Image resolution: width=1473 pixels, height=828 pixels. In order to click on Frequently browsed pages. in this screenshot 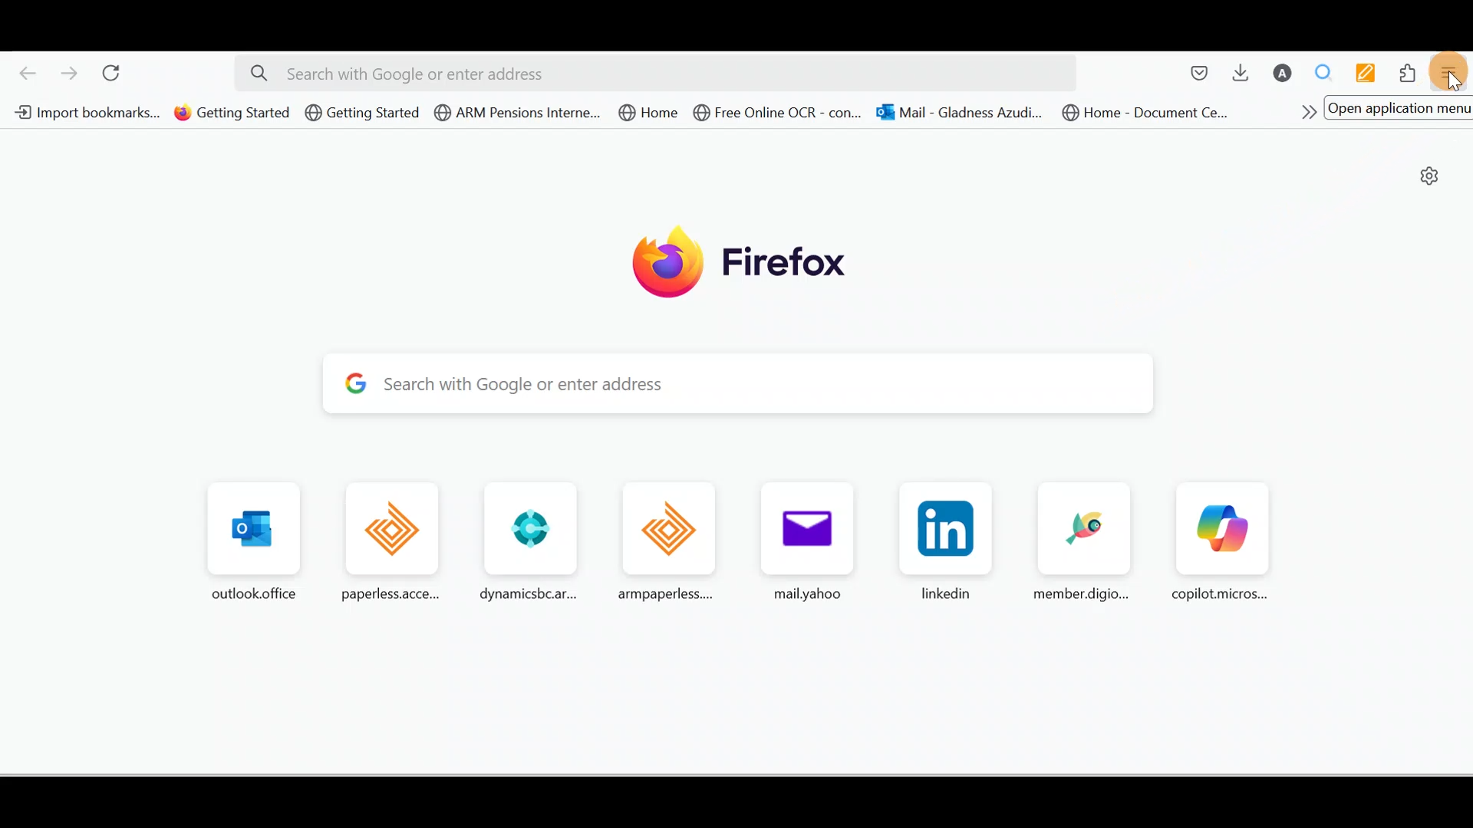, I will do `click(752, 544)`.